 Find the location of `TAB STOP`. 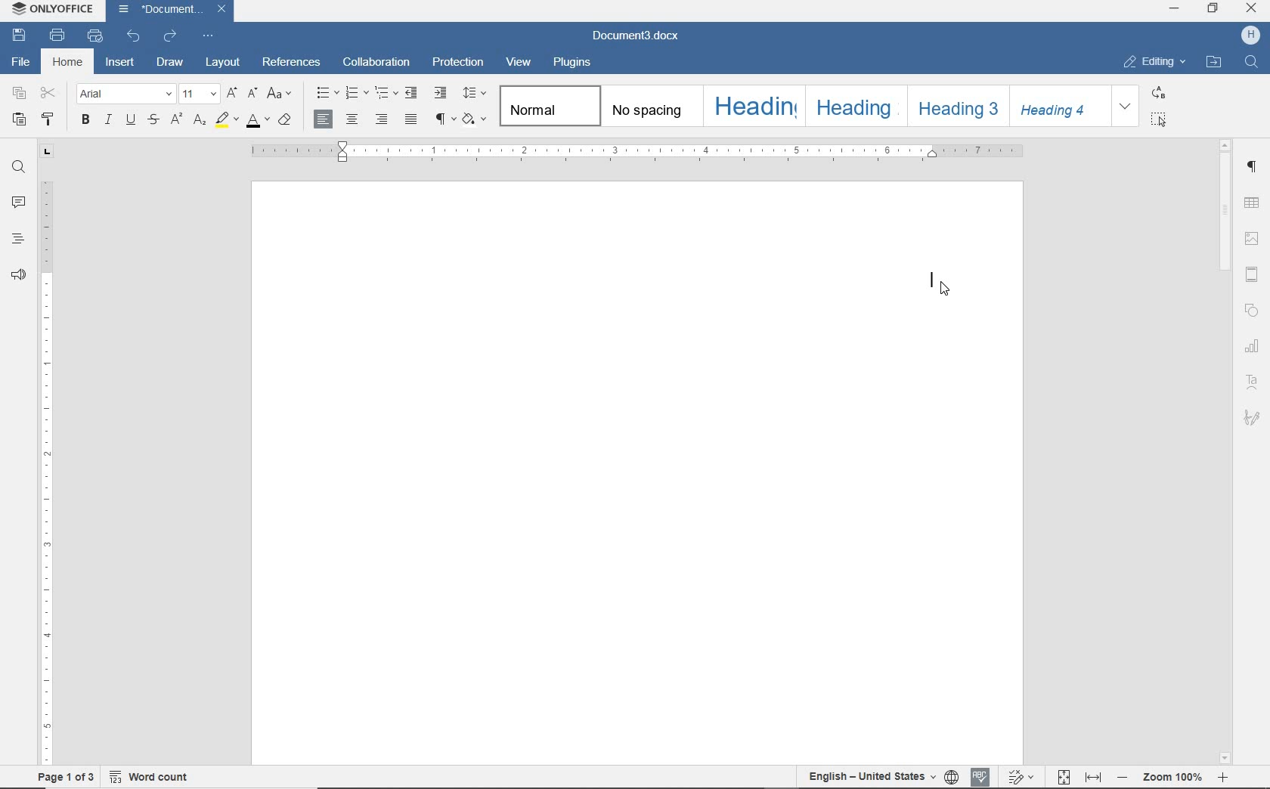

TAB STOP is located at coordinates (48, 153).